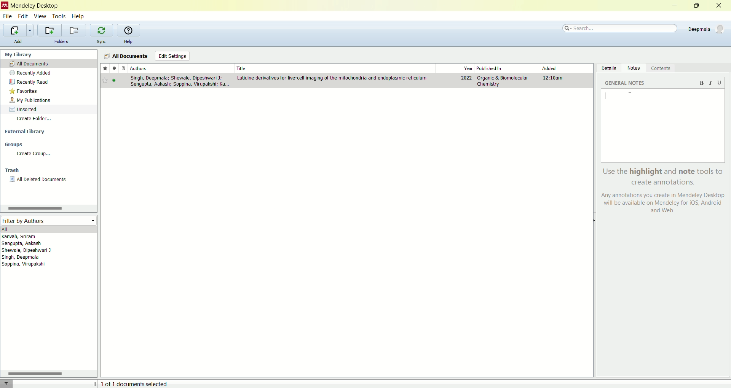 This screenshot has width=731, height=388. Describe the element at coordinates (626, 84) in the screenshot. I see `general notes` at that location.